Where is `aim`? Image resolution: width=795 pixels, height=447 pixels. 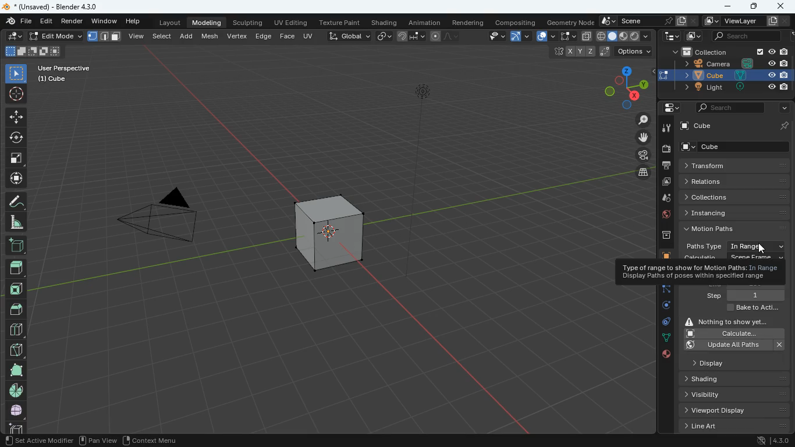 aim is located at coordinates (16, 92).